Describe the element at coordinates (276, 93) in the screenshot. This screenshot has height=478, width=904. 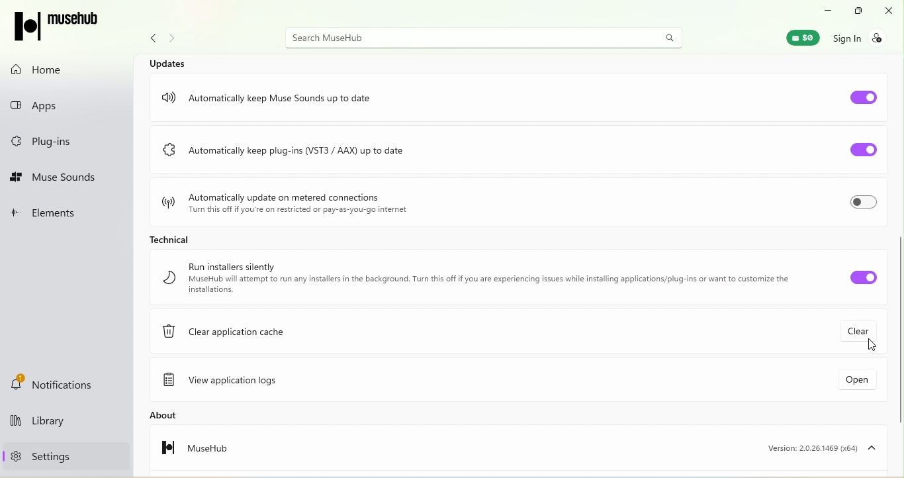
I see `Automatically keep muse sounds up to date` at that location.